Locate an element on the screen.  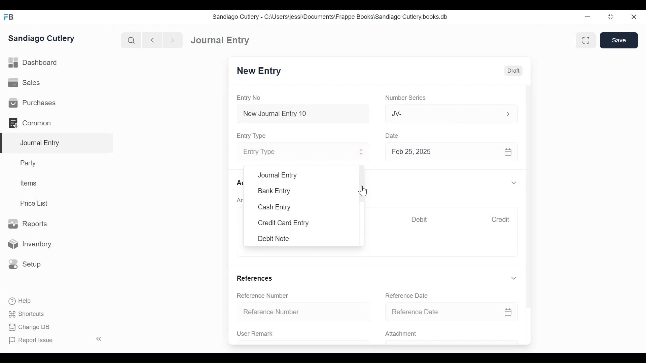
Report Issue is located at coordinates (55, 340).